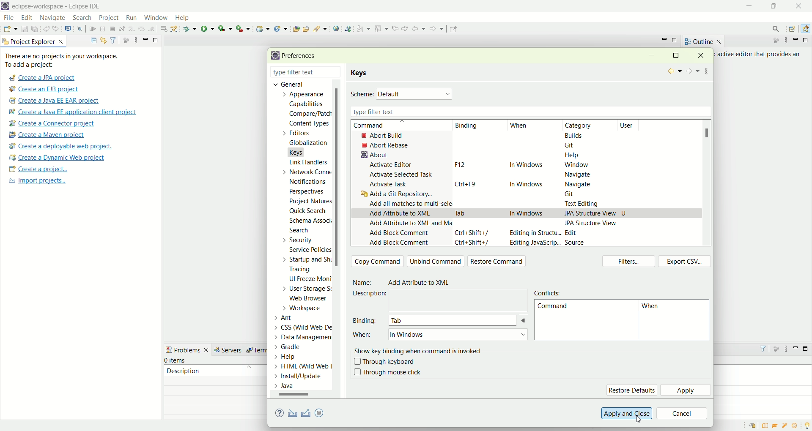 This screenshot has width=812, height=431. I want to click on Gradle, so click(296, 346).